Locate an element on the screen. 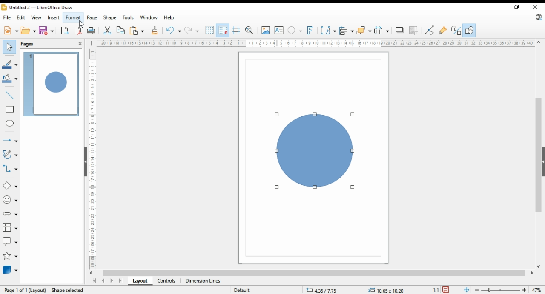  zoom and pan is located at coordinates (250, 31).